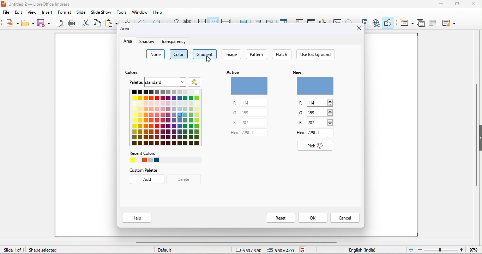  I want to click on display grid, so click(202, 20).